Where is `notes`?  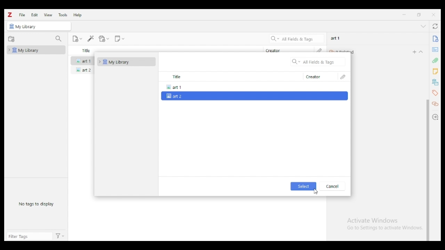 notes is located at coordinates (435, 72).